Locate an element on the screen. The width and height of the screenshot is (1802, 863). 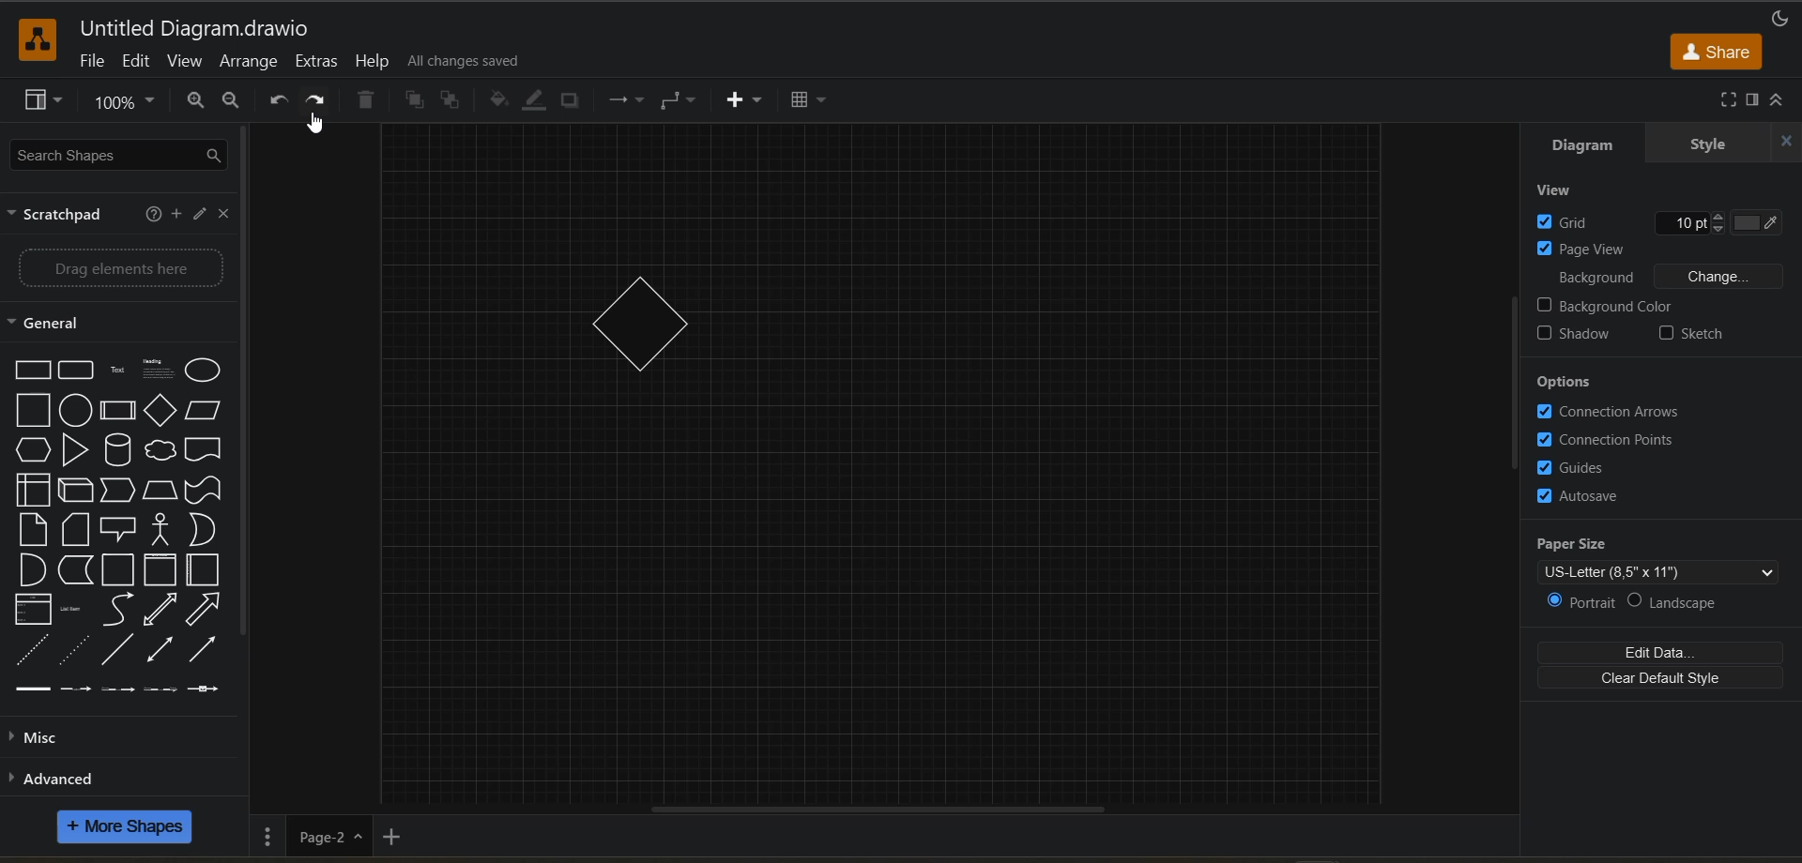
connections is located at coordinates (629, 101).